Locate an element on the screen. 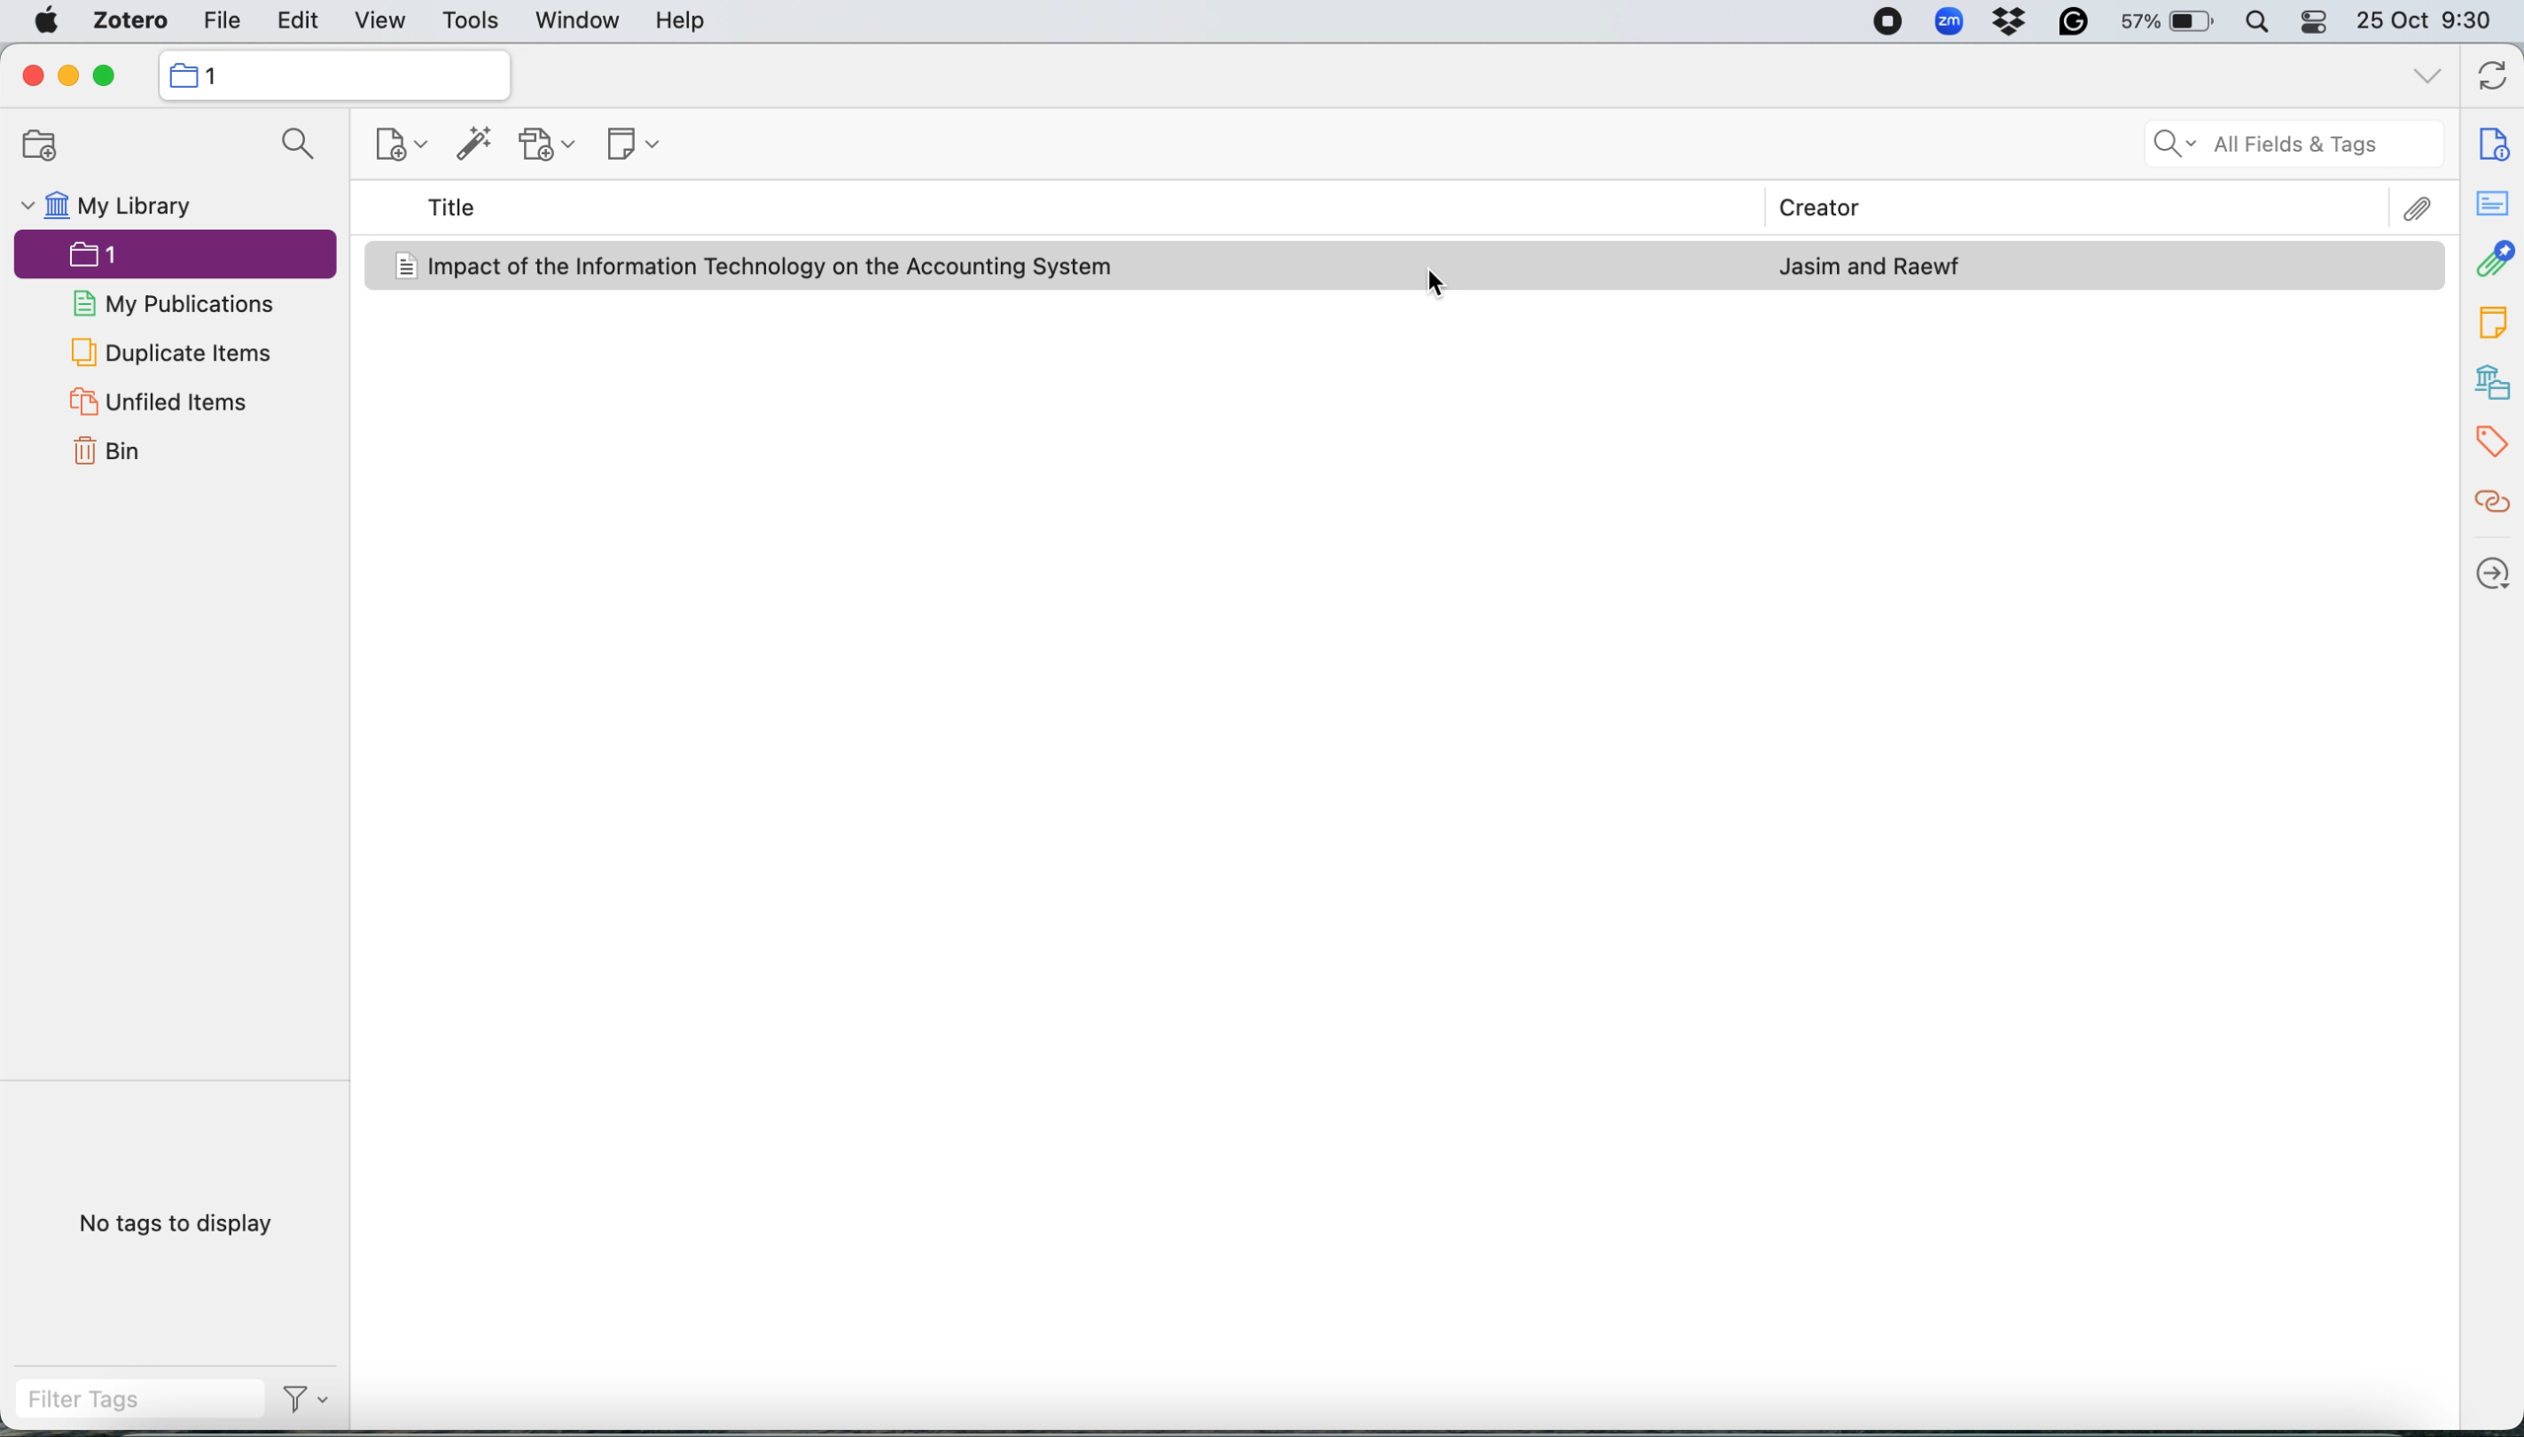 The height and width of the screenshot is (1437, 2524). library and collections is located at coordinates (2490, 380).